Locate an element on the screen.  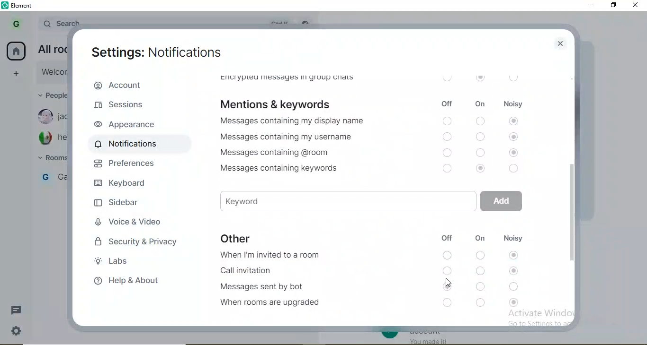
on is located at coordinates (482, 237).